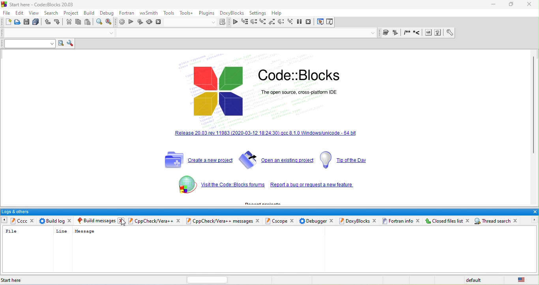 The width and height of the screenshot is (539, 285). I want to click on drop down, so click(373, 33).